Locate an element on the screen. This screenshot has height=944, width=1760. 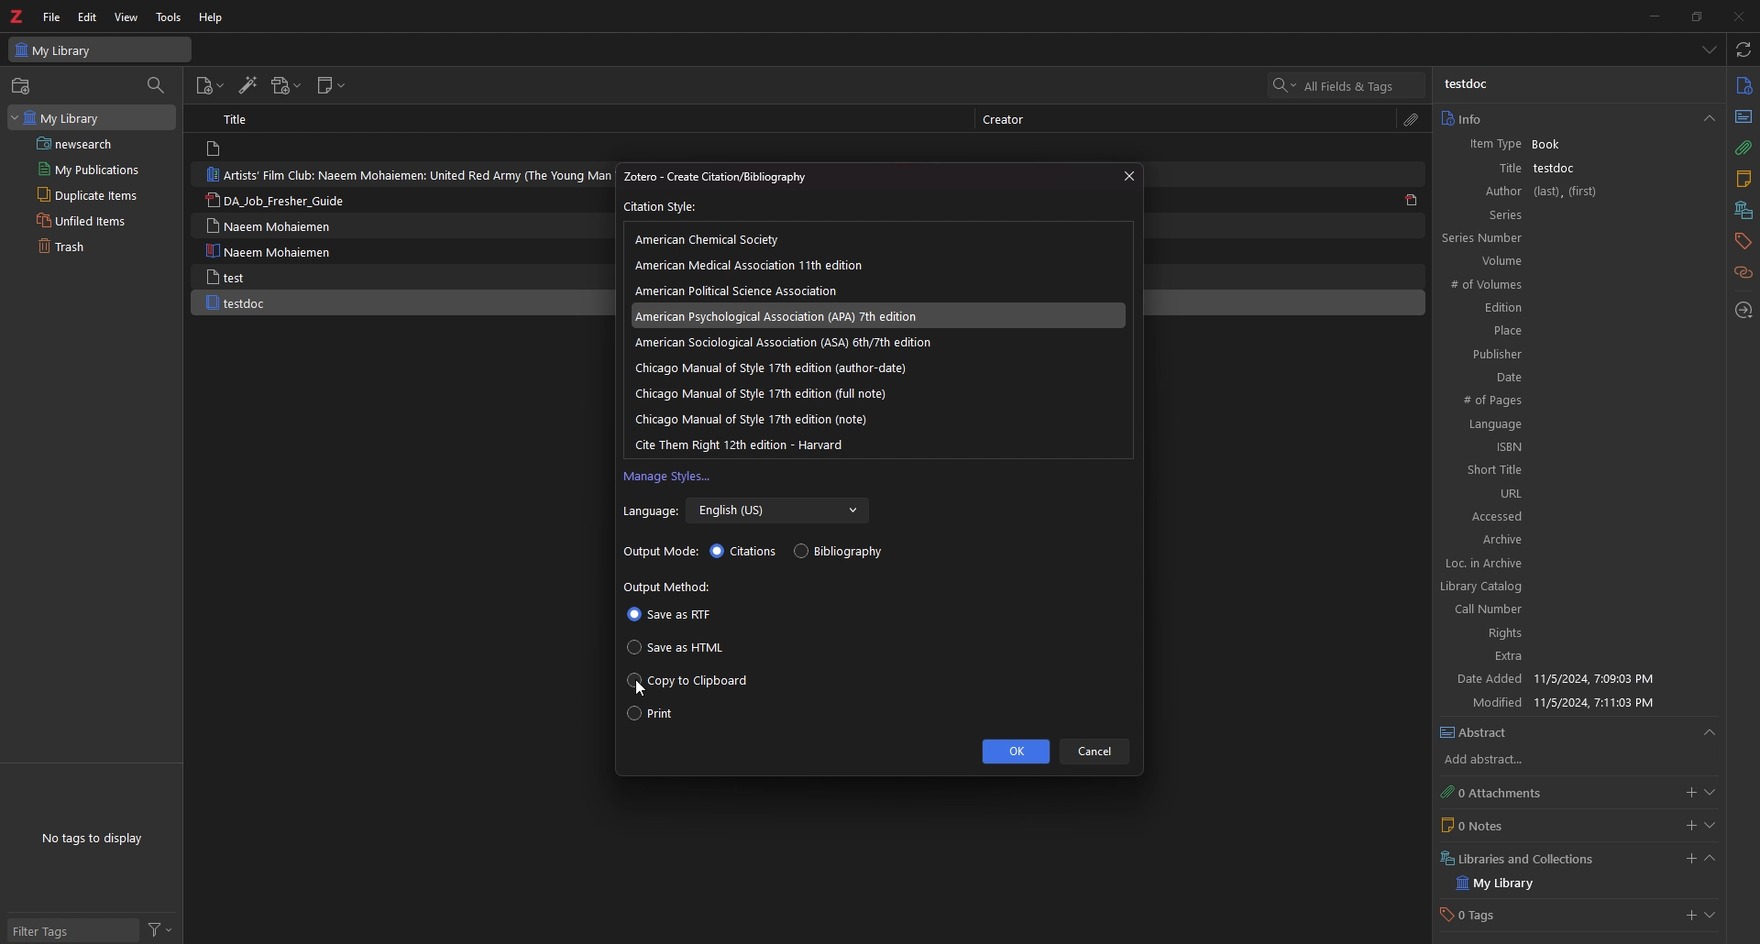
logo is located at coordinates (18, 16).